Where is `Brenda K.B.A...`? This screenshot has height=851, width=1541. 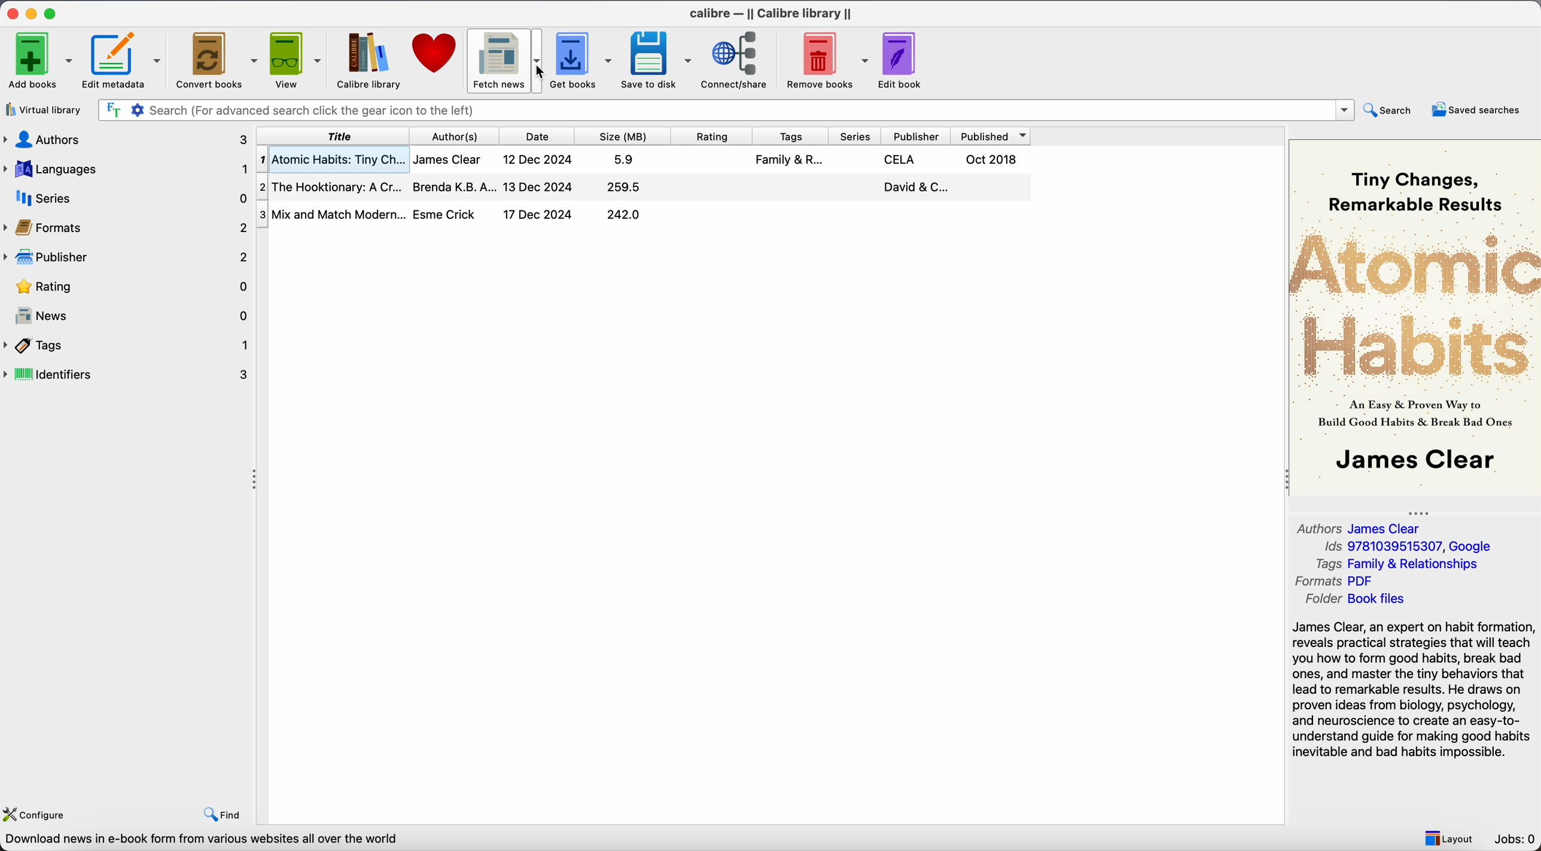
Brenda K.B.A... is located at coordinates (452, 186).